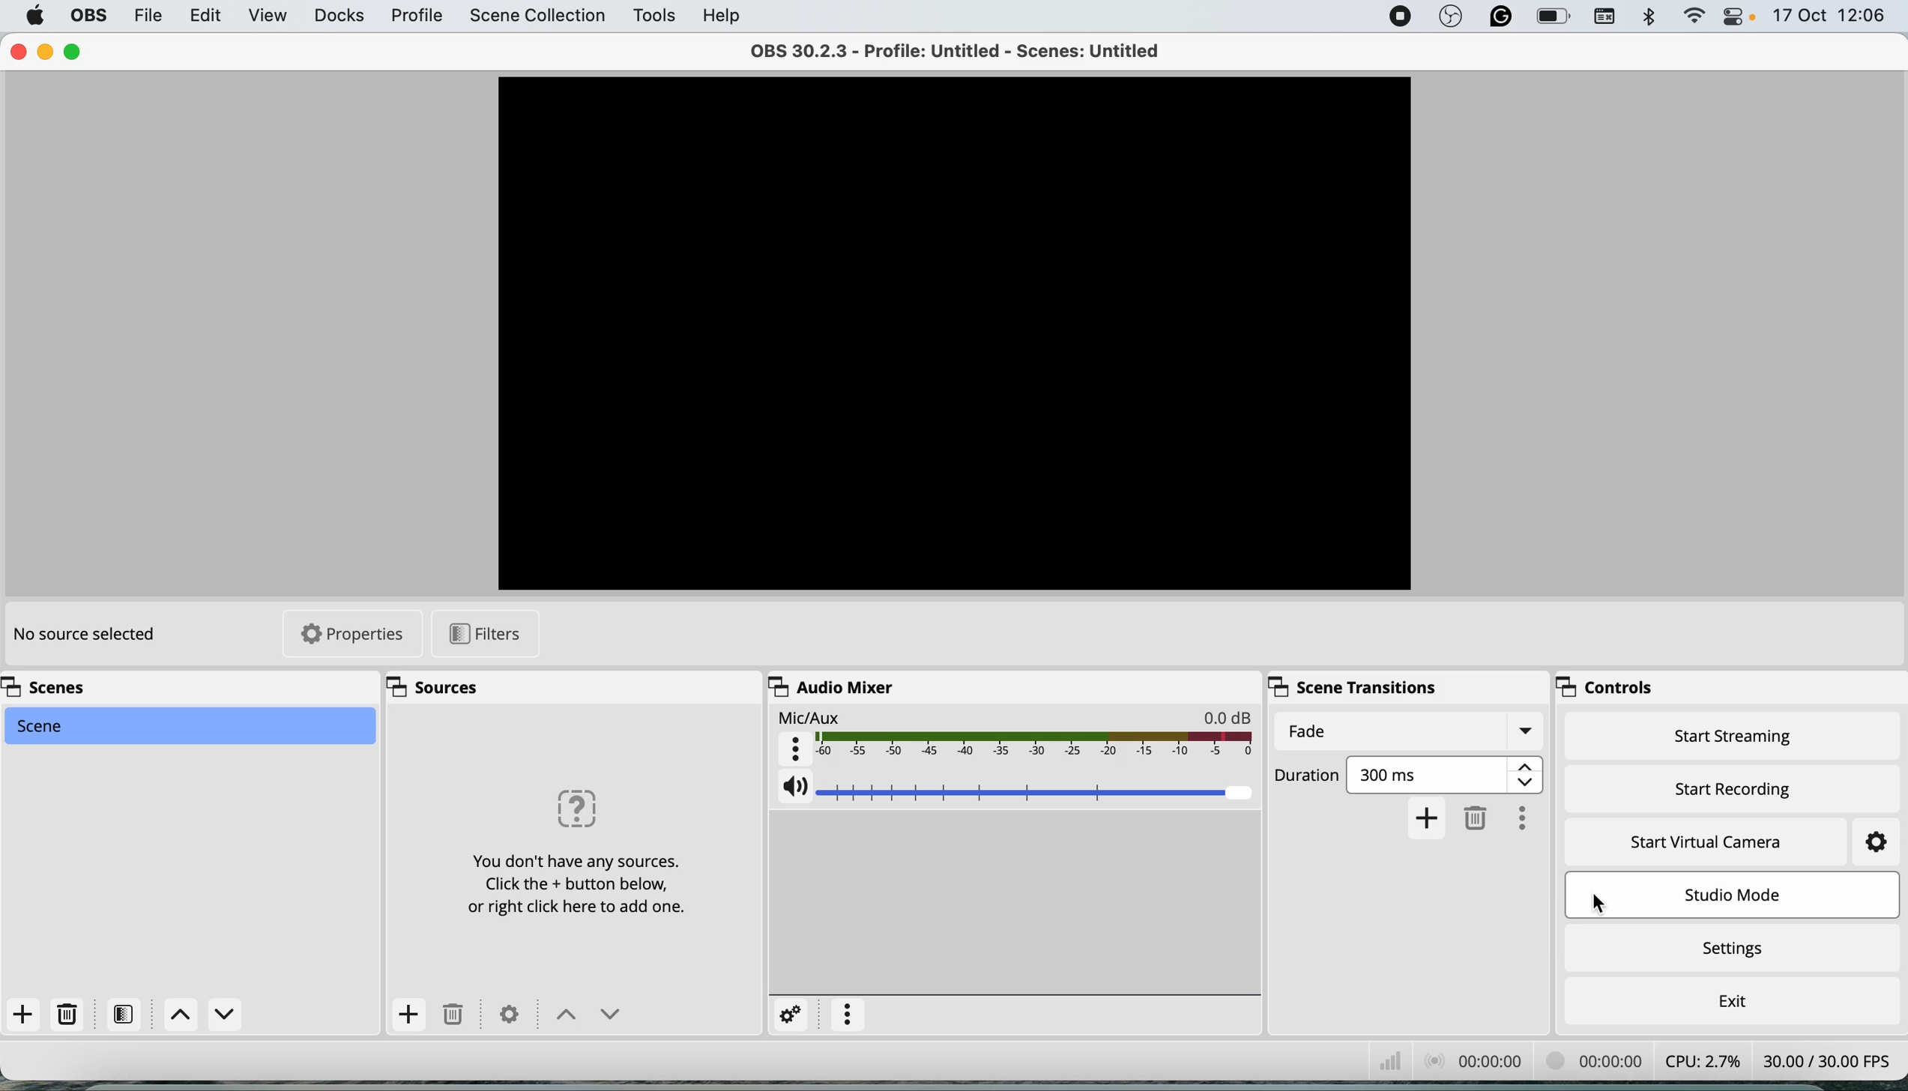 This screenshot has height=1091, width=1908. I want to click on start recording, so click(1730, 788).